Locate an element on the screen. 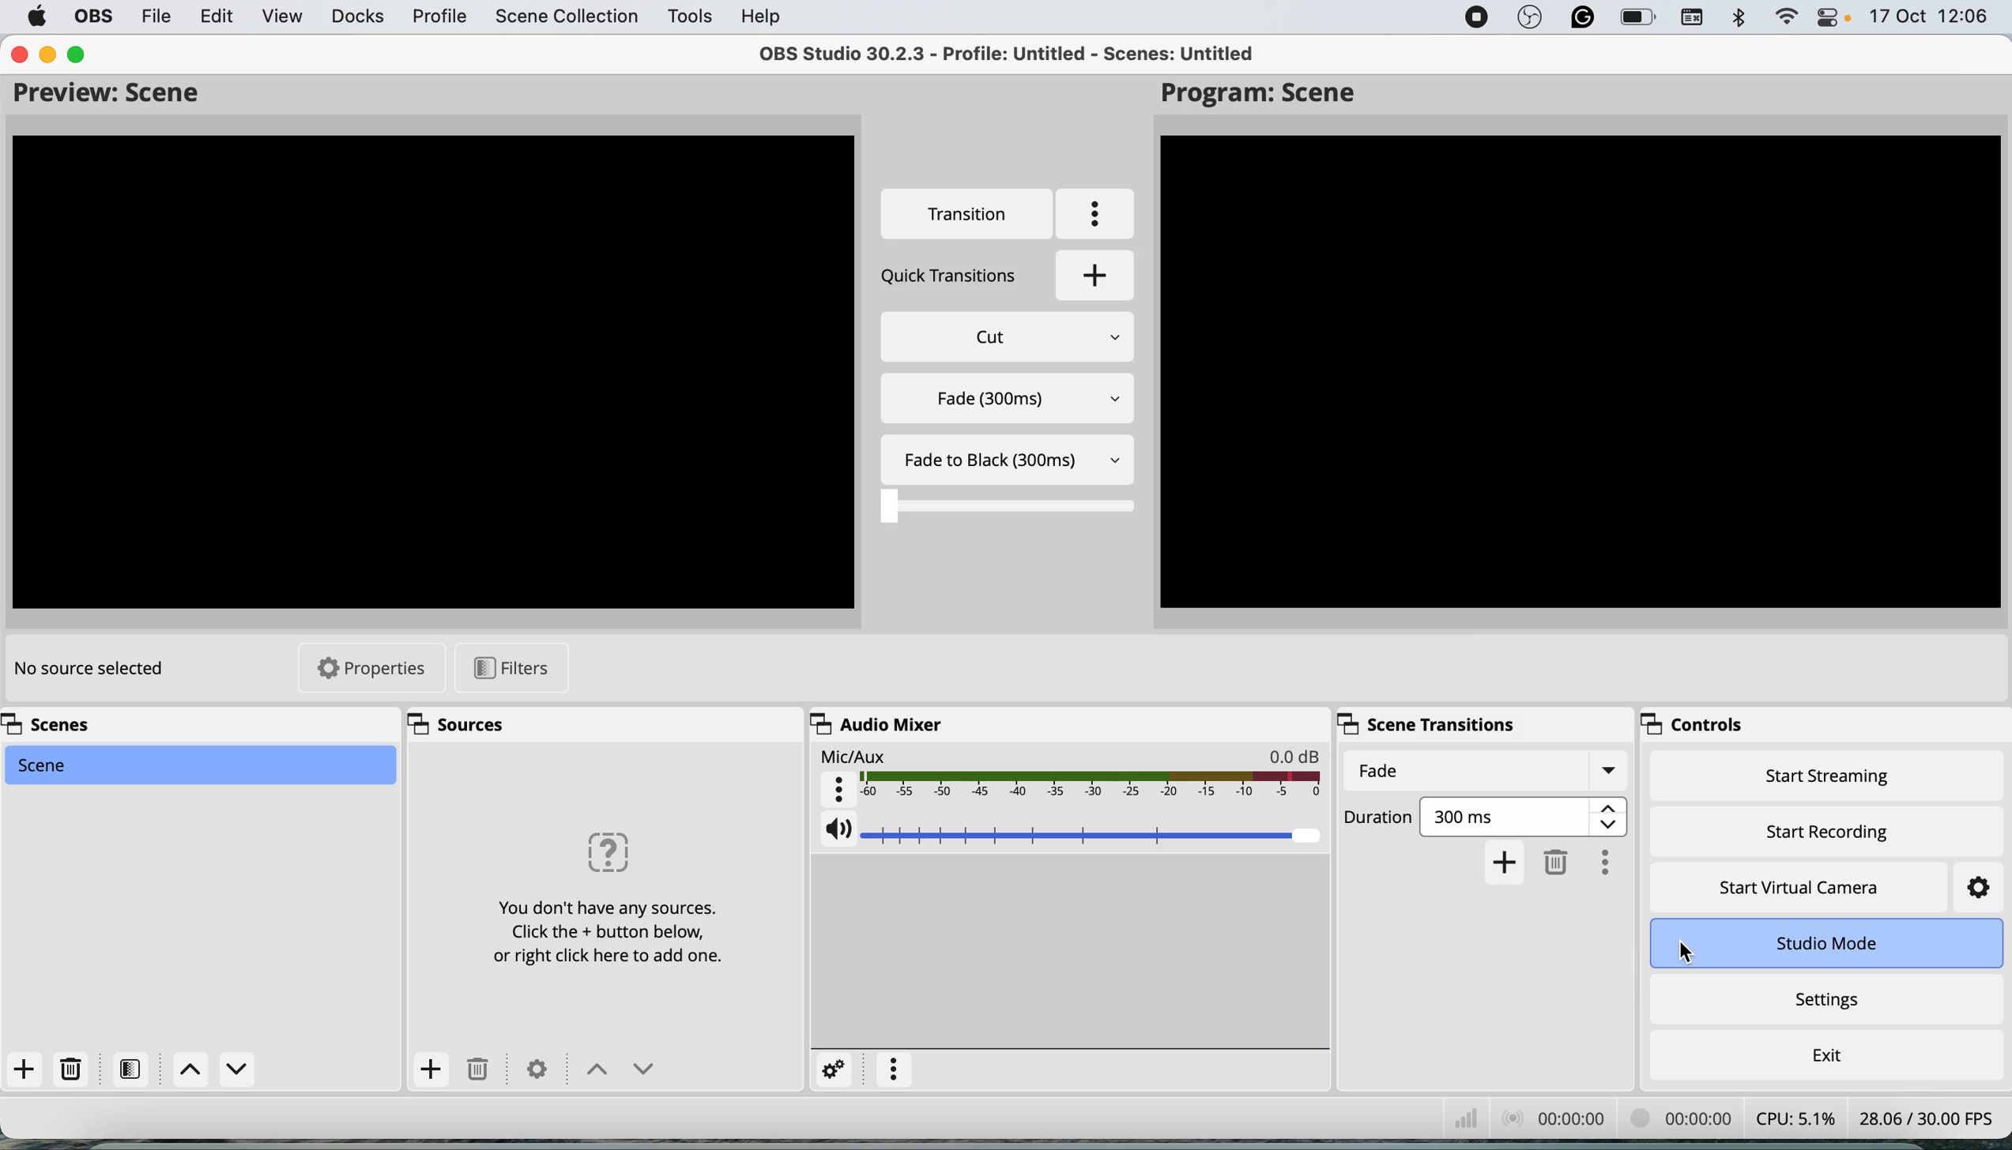 This screenshot has width=2012, height=1150. delete transition is located at coordinates (1558, 862).